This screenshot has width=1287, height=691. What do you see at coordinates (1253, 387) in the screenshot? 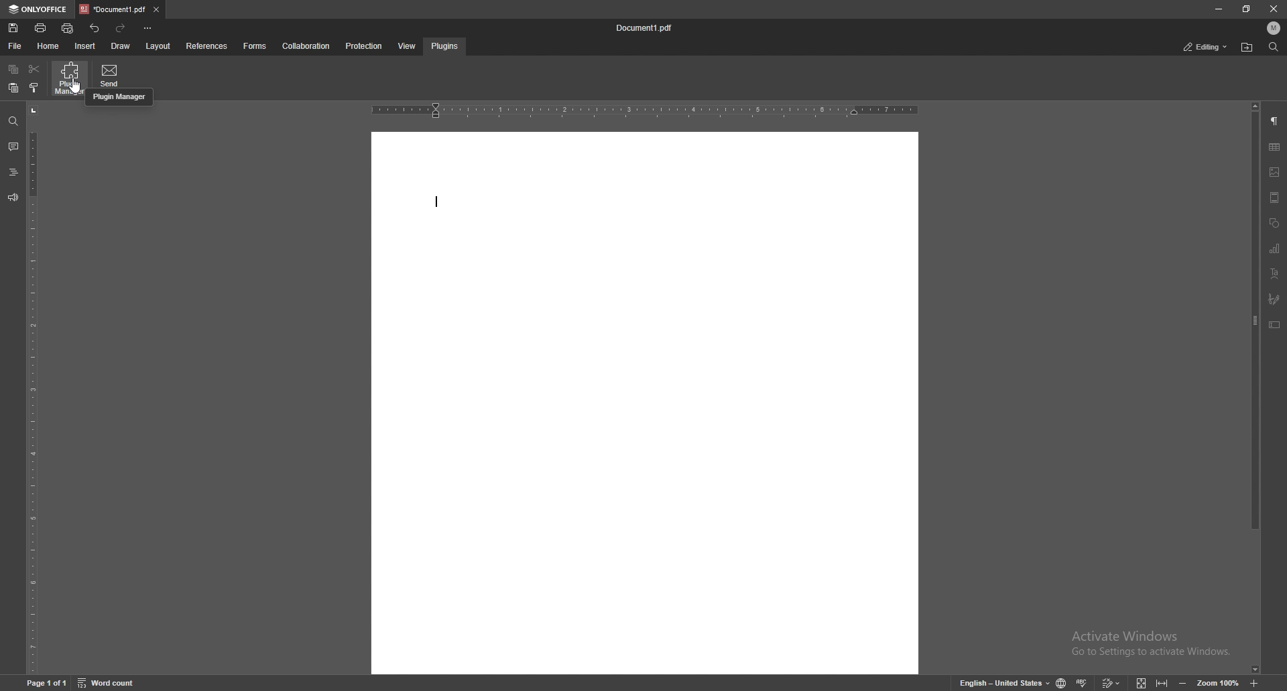
I see `scroll bar` at bounding box center [1253, 387].